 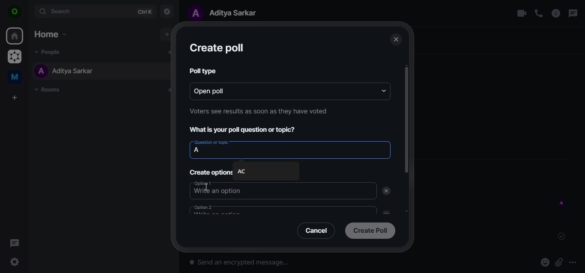 I want to click on people, so click(x=51, y=51).